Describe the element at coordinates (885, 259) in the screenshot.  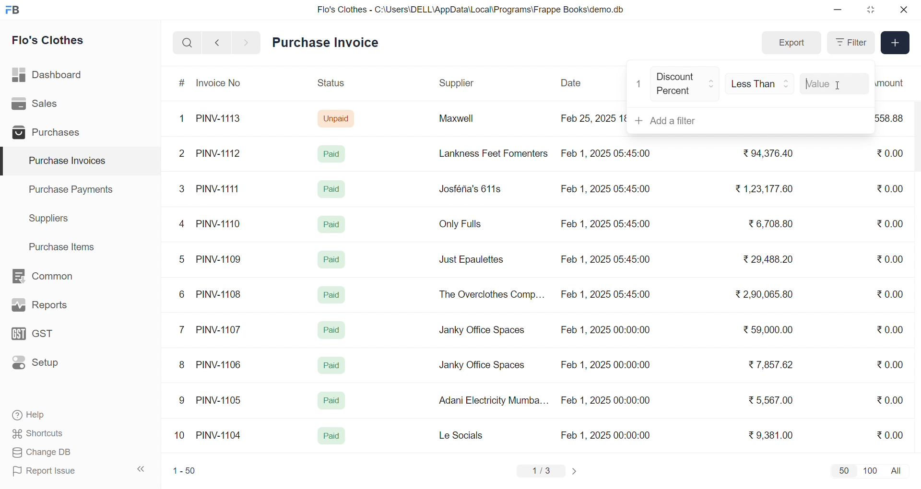
I see `₹0.00` at that location.